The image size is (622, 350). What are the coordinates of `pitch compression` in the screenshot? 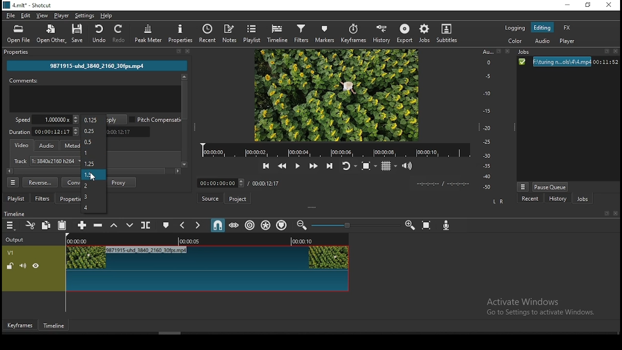 It's located at (156, 119).